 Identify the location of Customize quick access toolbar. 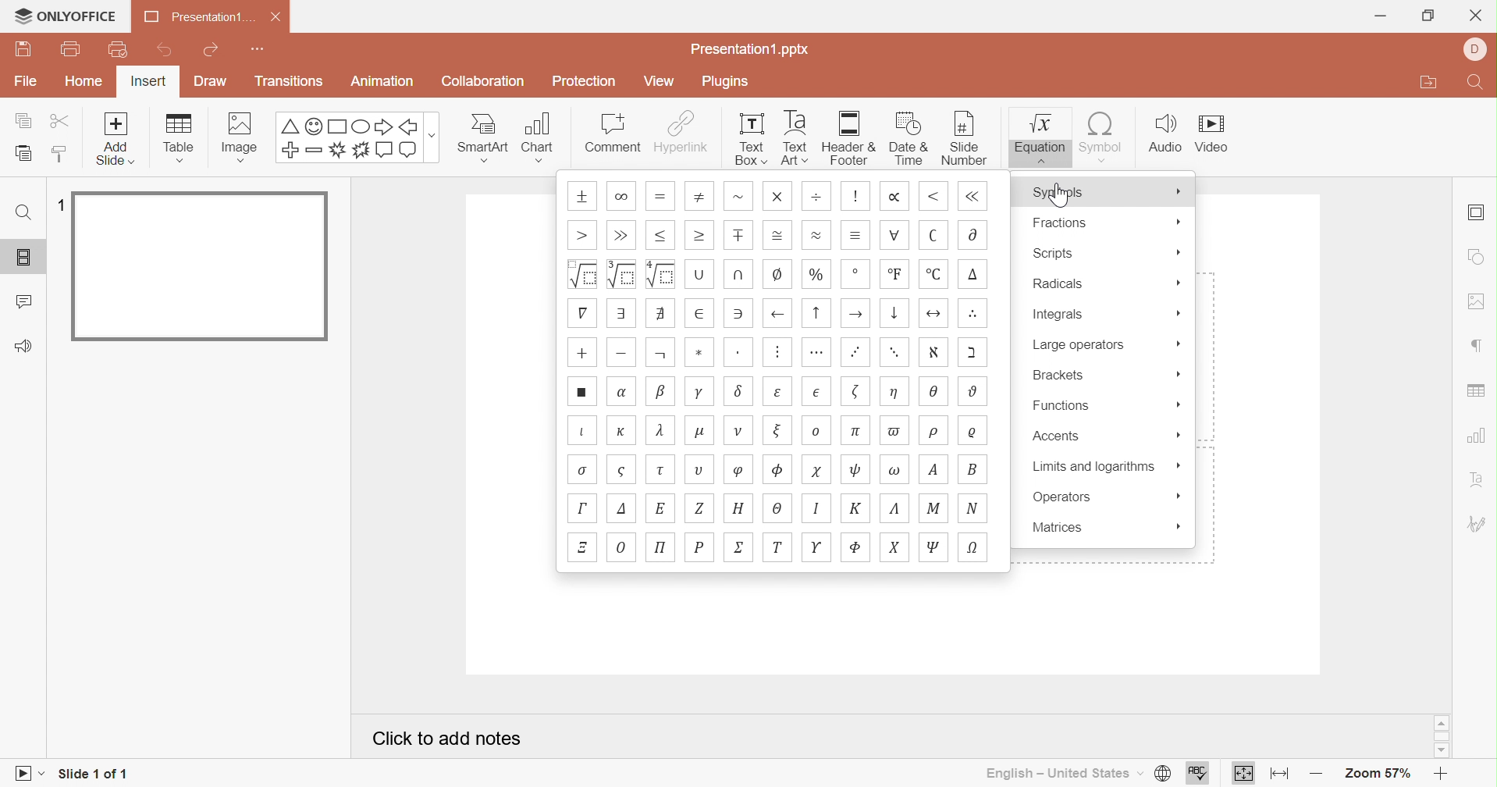
(257, 48).